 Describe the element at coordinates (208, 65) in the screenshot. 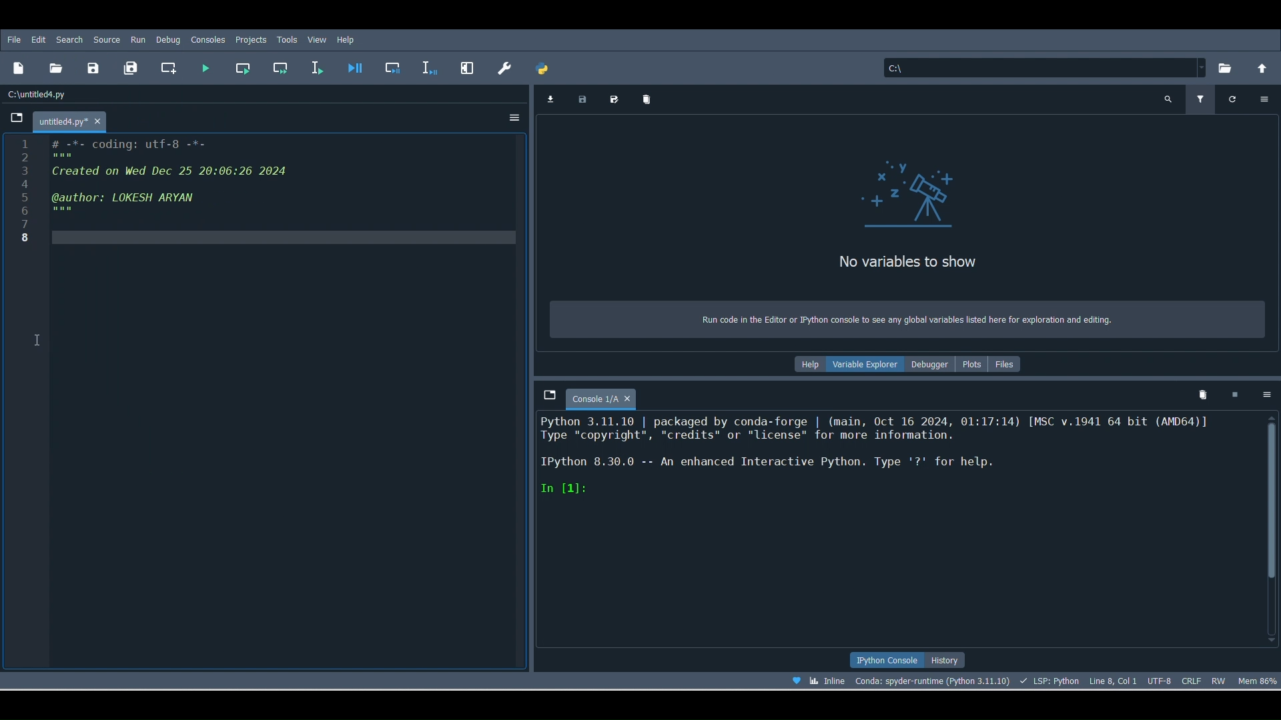

I see `Run file(F5)` at that location.